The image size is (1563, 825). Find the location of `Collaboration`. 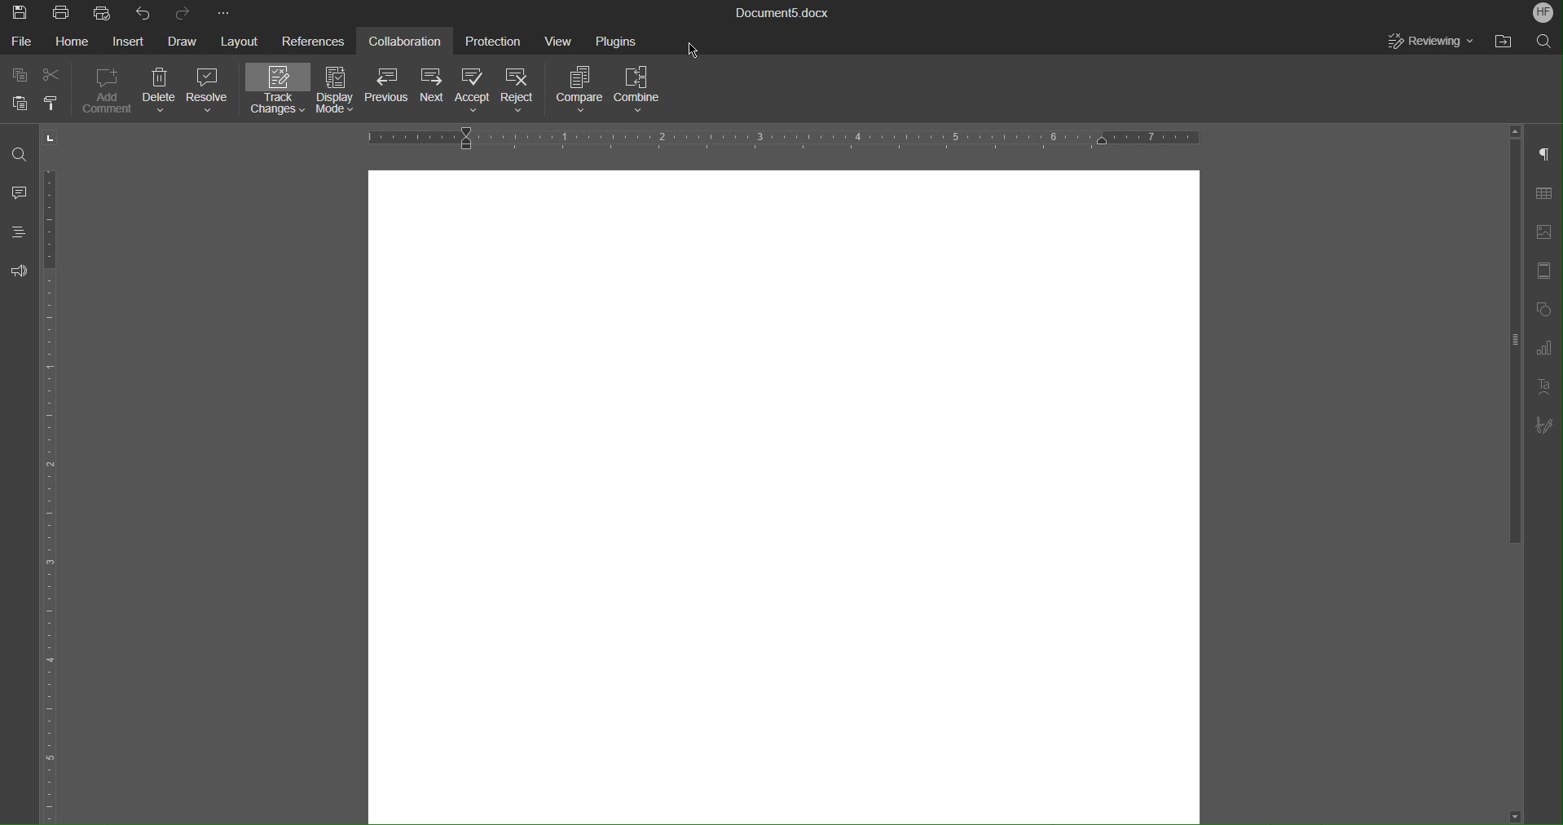

Collaboration is located at coordinates (412, 40).